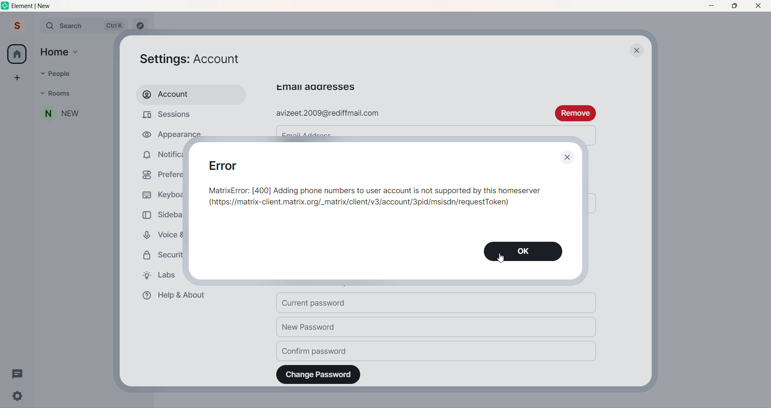 The width and height of the screenshot is (771, 408). Describe the element at coordinates (522, 251) in the screenshot. I see `Ok` at that location.